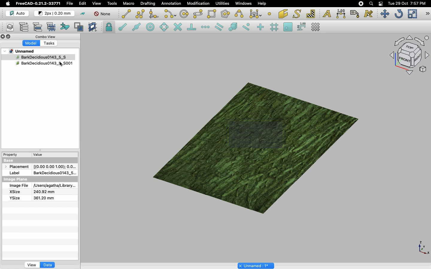 This screenshot has height=269, width=431. What do you see at coordinates (45, 64) in the screenshot?
I see `duplicate object` at bounding box center [45, 64].